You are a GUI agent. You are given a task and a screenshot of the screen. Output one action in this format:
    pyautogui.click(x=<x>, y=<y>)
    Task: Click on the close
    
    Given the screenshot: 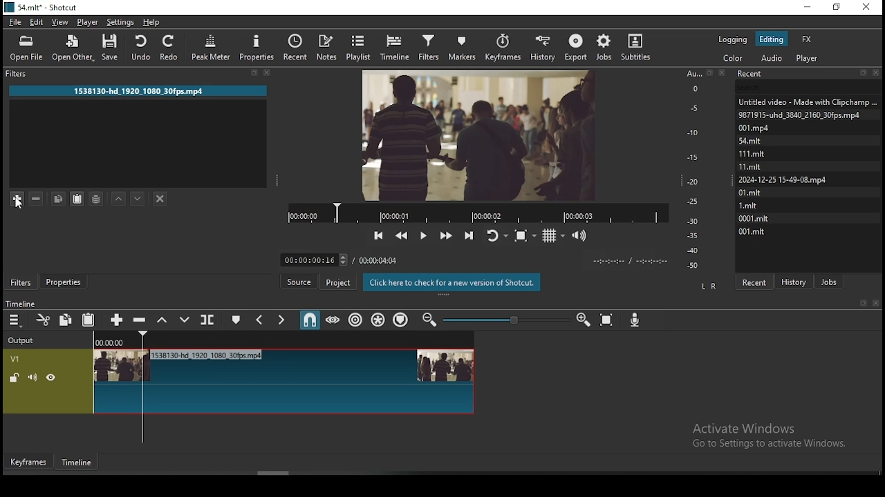 What is the action you would take?
    pyautogui.click(x=876, y=304)
    